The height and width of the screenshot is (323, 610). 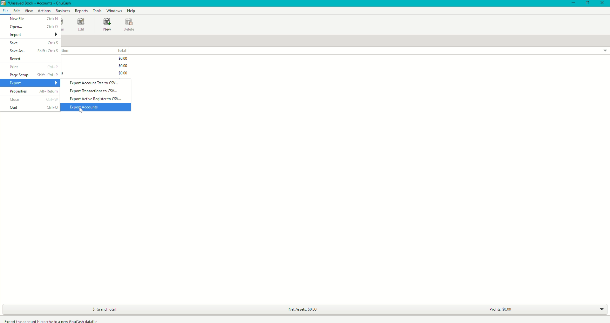 I want to click on Help, so click(x=131, y=11).